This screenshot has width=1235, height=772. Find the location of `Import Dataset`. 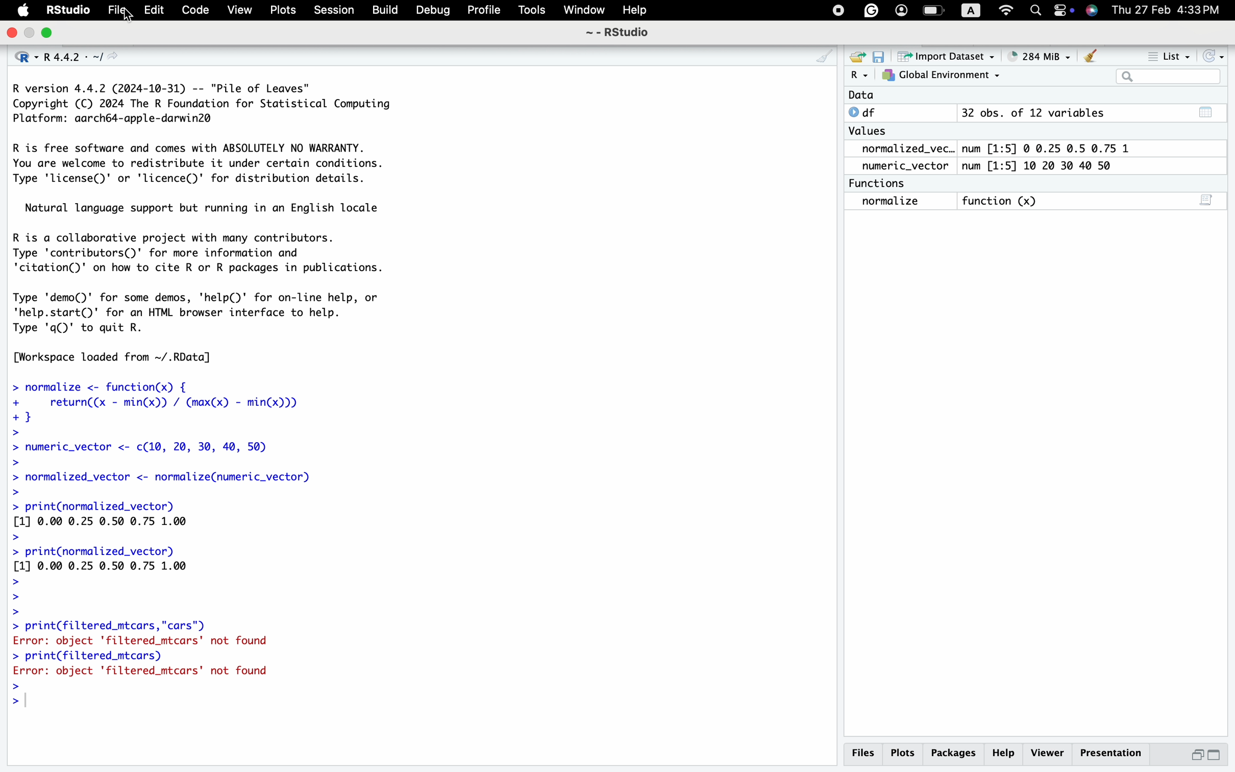

Import Dataset is located at coordinates (944, 57).